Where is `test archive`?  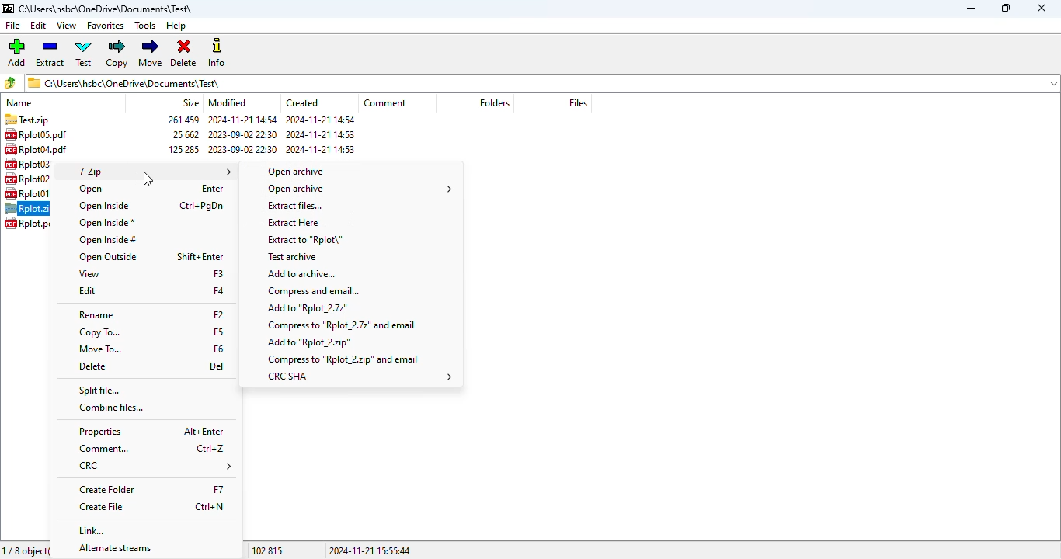 test archive is located at coordinates (293, 258).